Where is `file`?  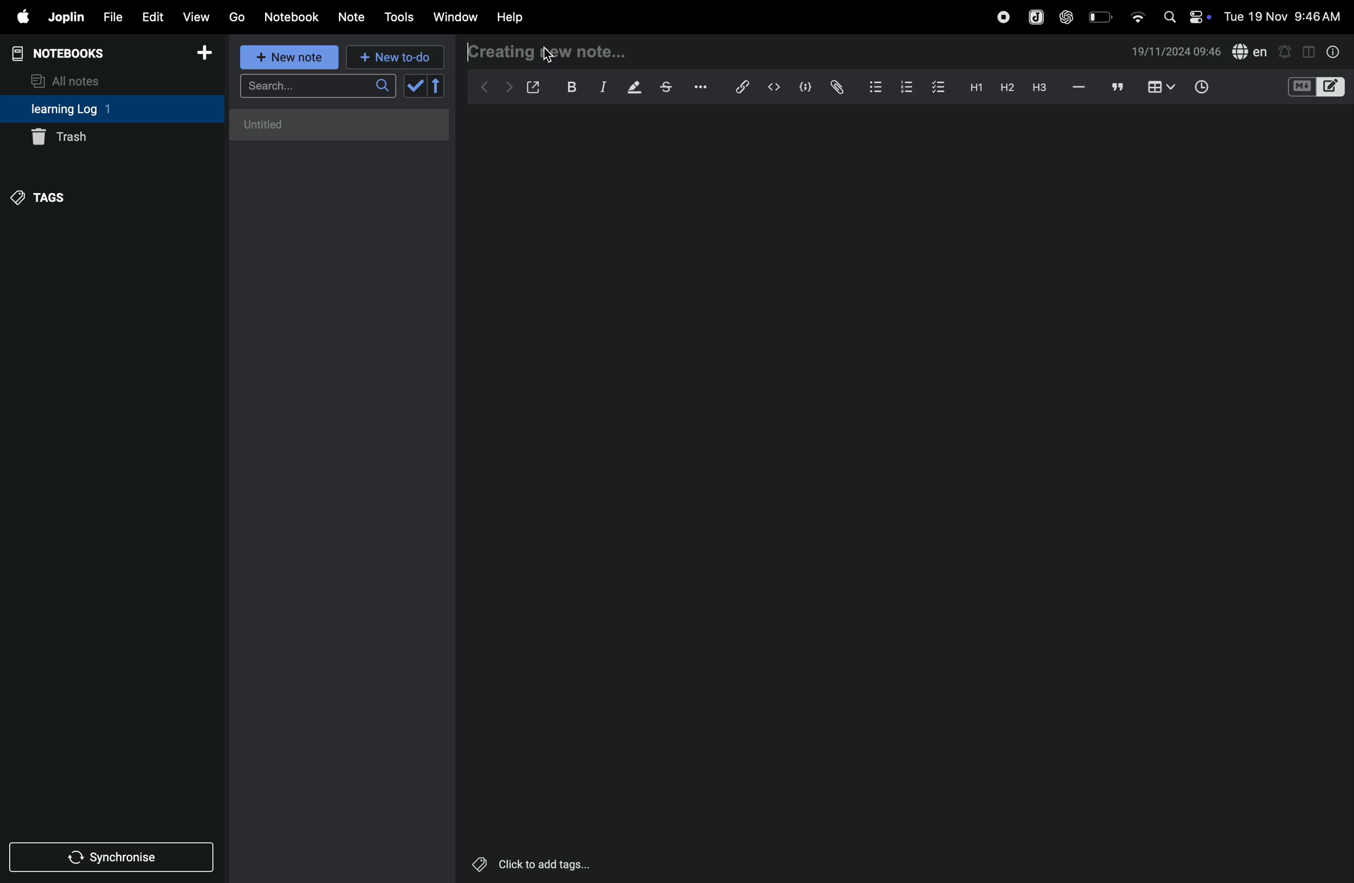
file is located at coordinates (110, 18).